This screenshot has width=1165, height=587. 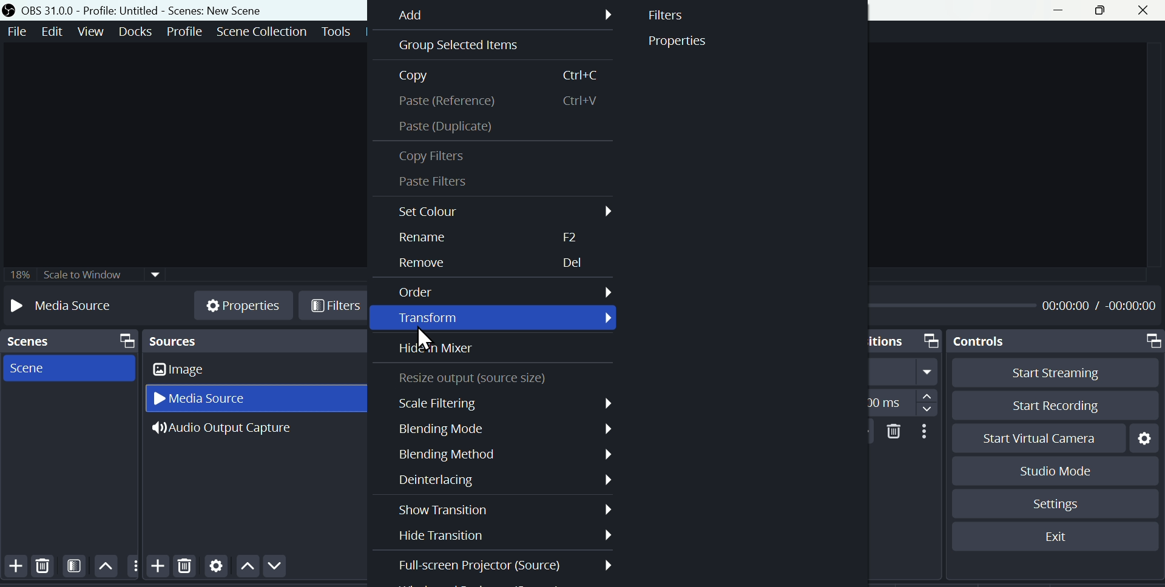 I want to click on Add, so click(x=155, y=565).